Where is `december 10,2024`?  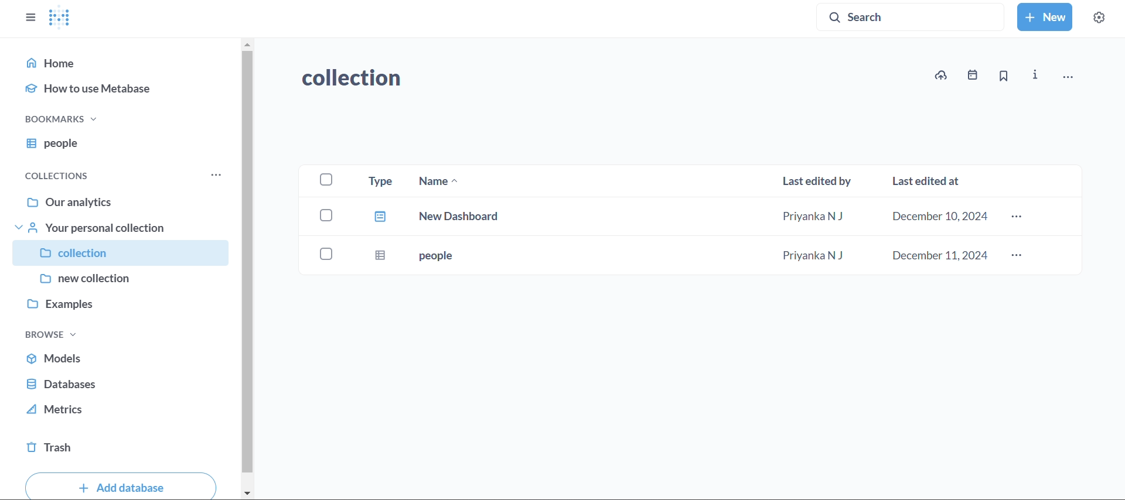
december 10,2024 is located at coordinates (937, 217).